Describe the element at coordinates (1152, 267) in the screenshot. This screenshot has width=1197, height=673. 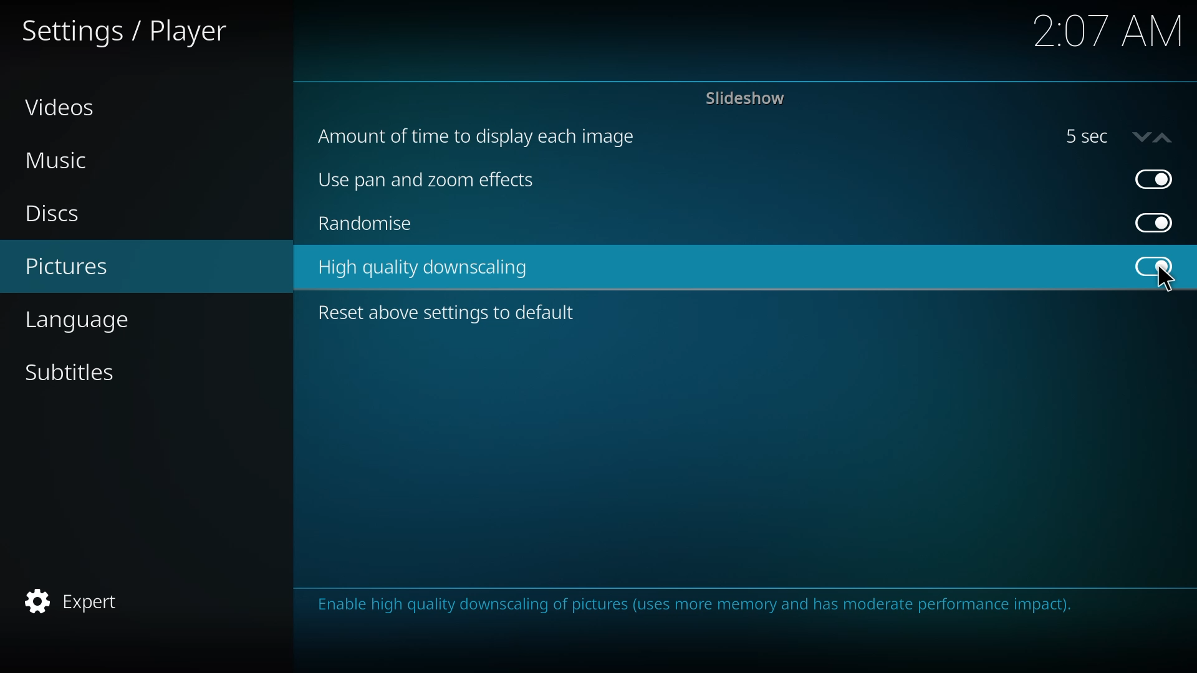
I see `enabled` at that location.